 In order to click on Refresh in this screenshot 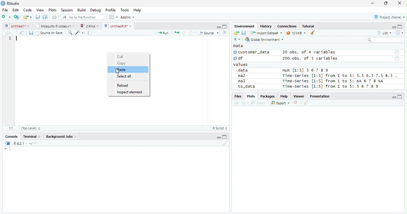, I will do `click(401, 103)`.